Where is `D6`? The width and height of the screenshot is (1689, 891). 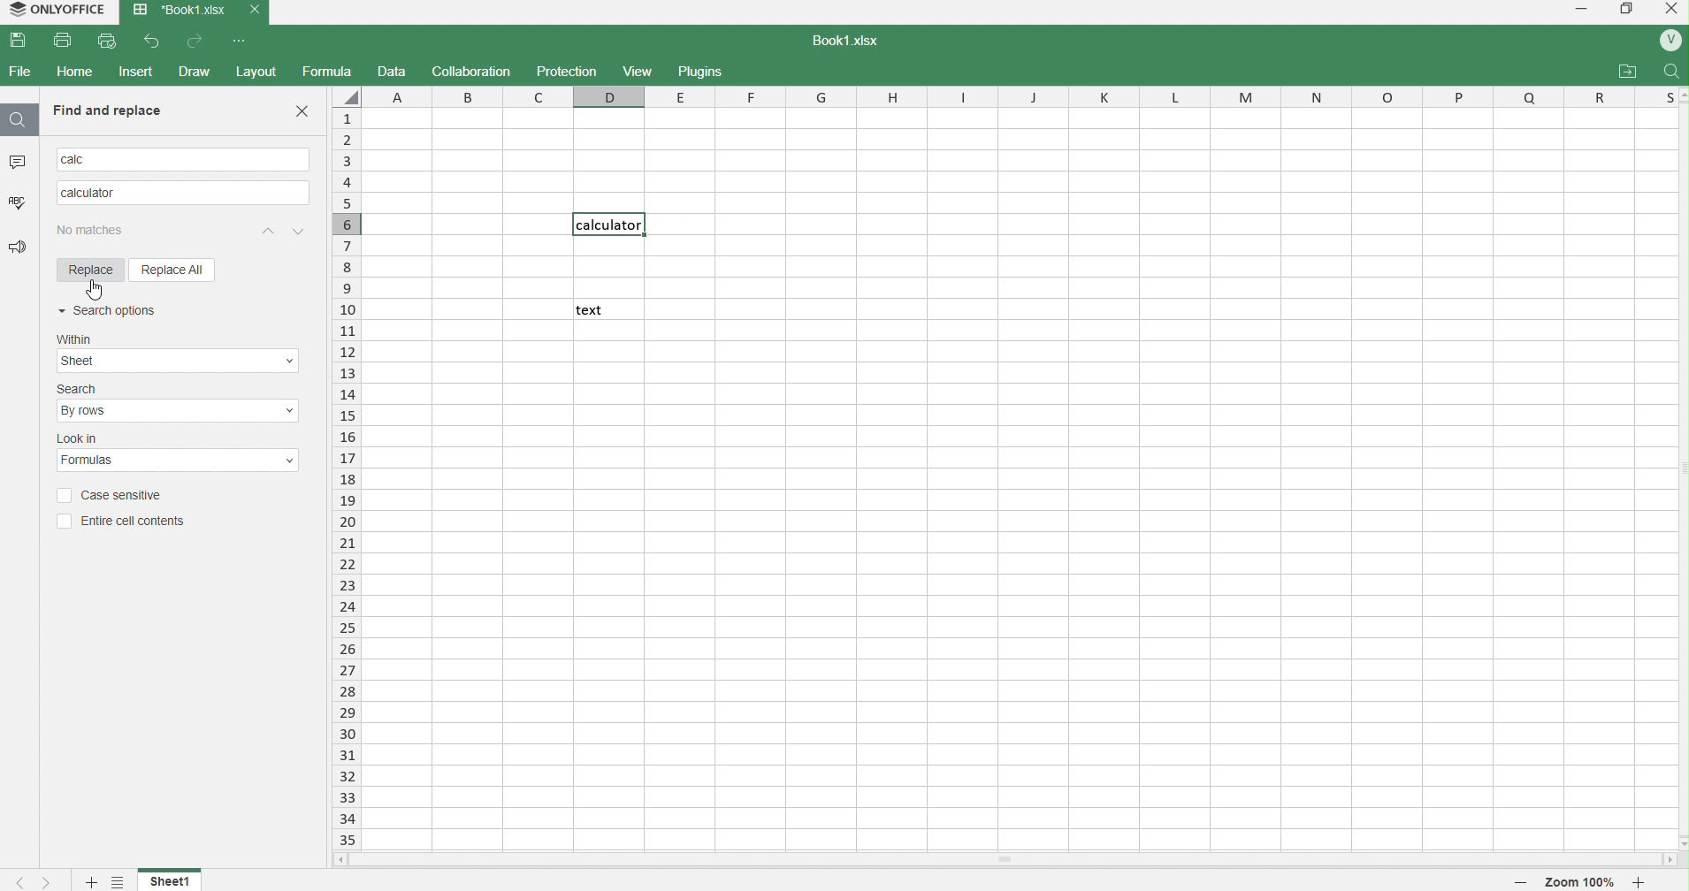 D6 is located at coordinates (151, 592).